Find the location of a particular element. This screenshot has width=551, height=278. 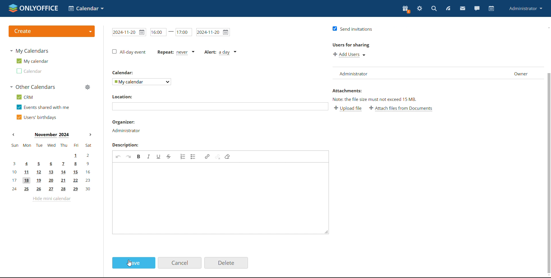

my calendars is located at coordinates (29, 51).